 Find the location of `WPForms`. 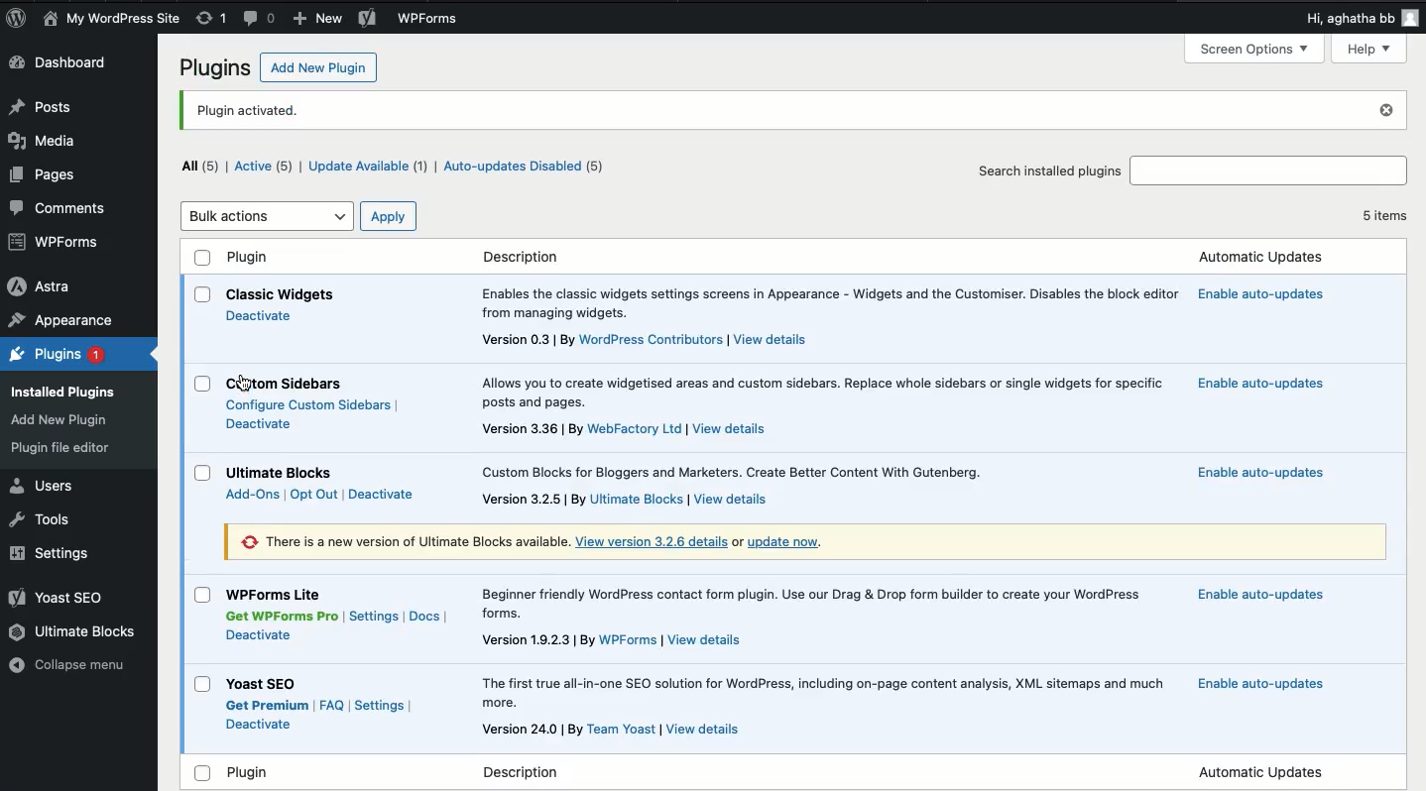

WPForms is located at coordinates (429, 20).